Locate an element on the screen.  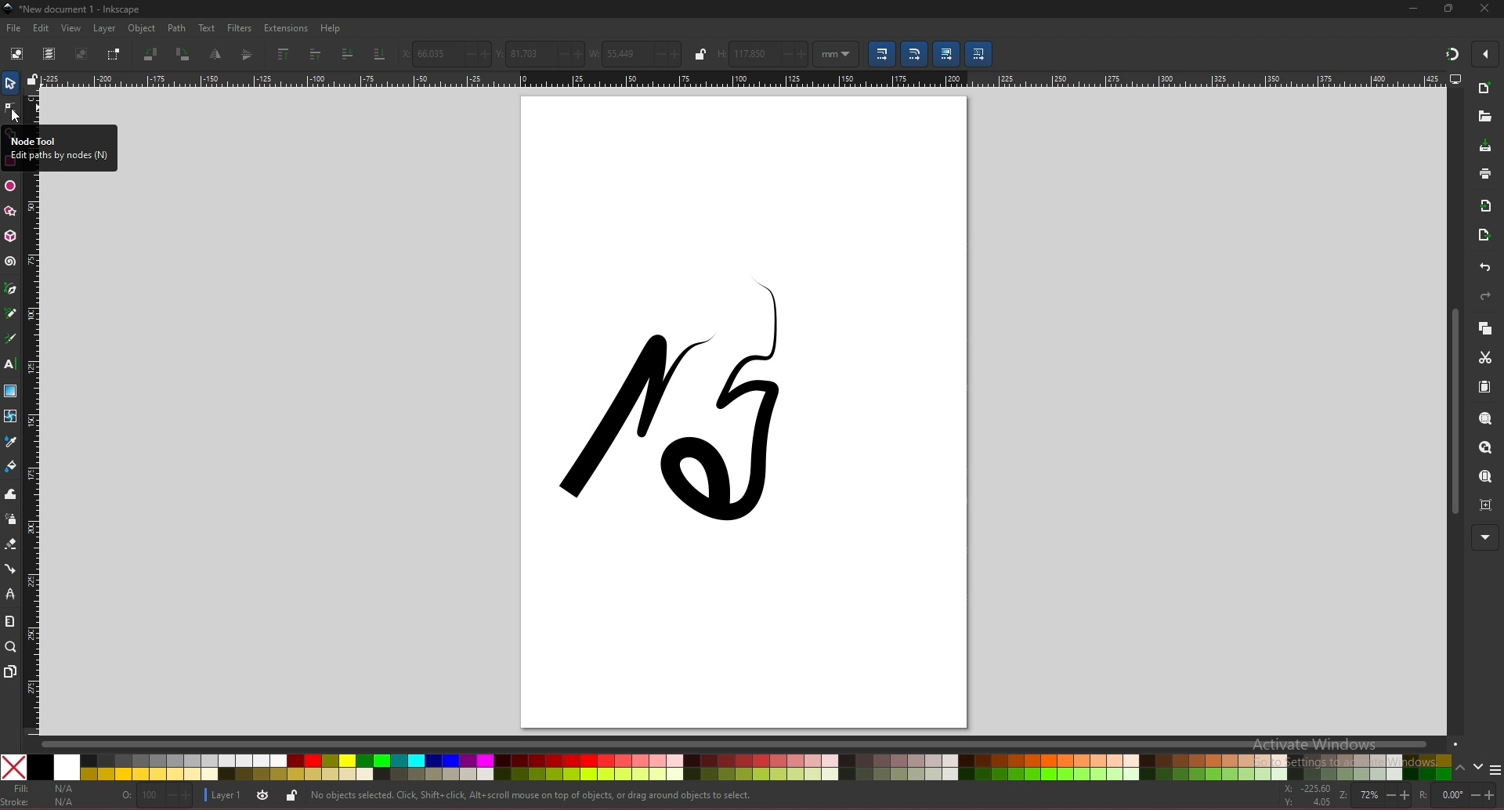
file is located at coordinates (13, 28).